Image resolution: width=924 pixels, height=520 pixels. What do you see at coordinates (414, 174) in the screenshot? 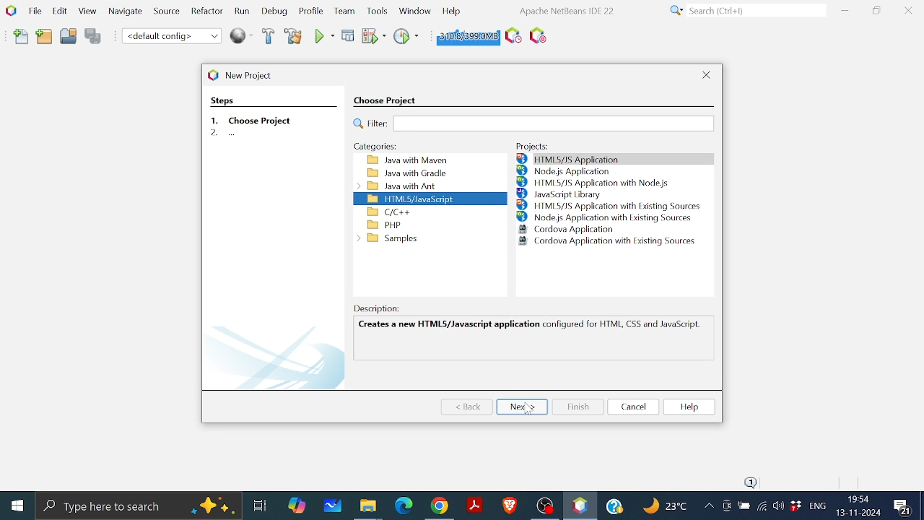
I see `Java with Gradle` at bounding box center [414, 174].